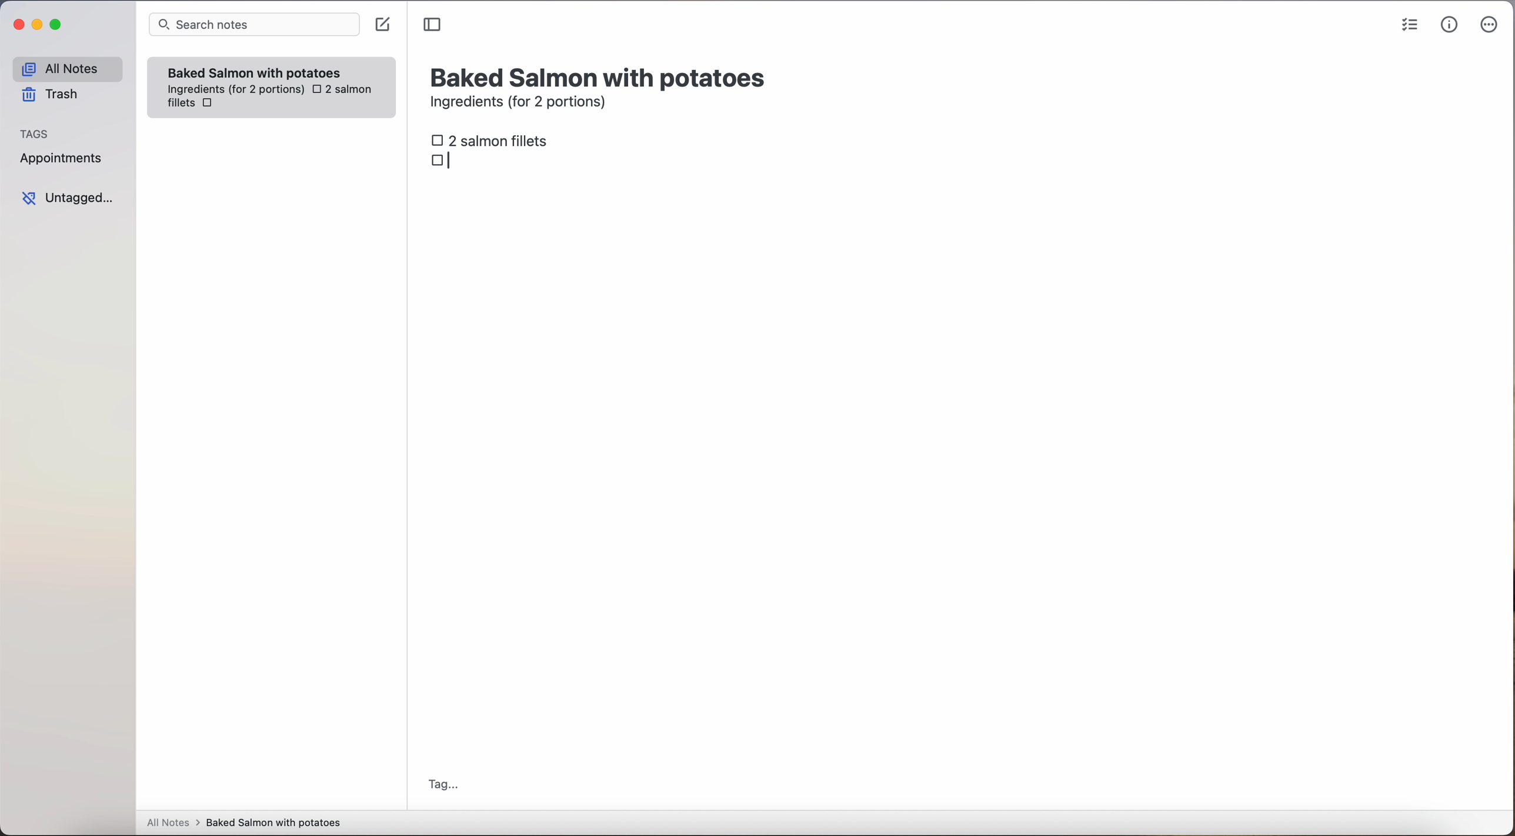  Describe the element at coordinates (211, 104) in the screenshot. I see `checkbox` at that location.